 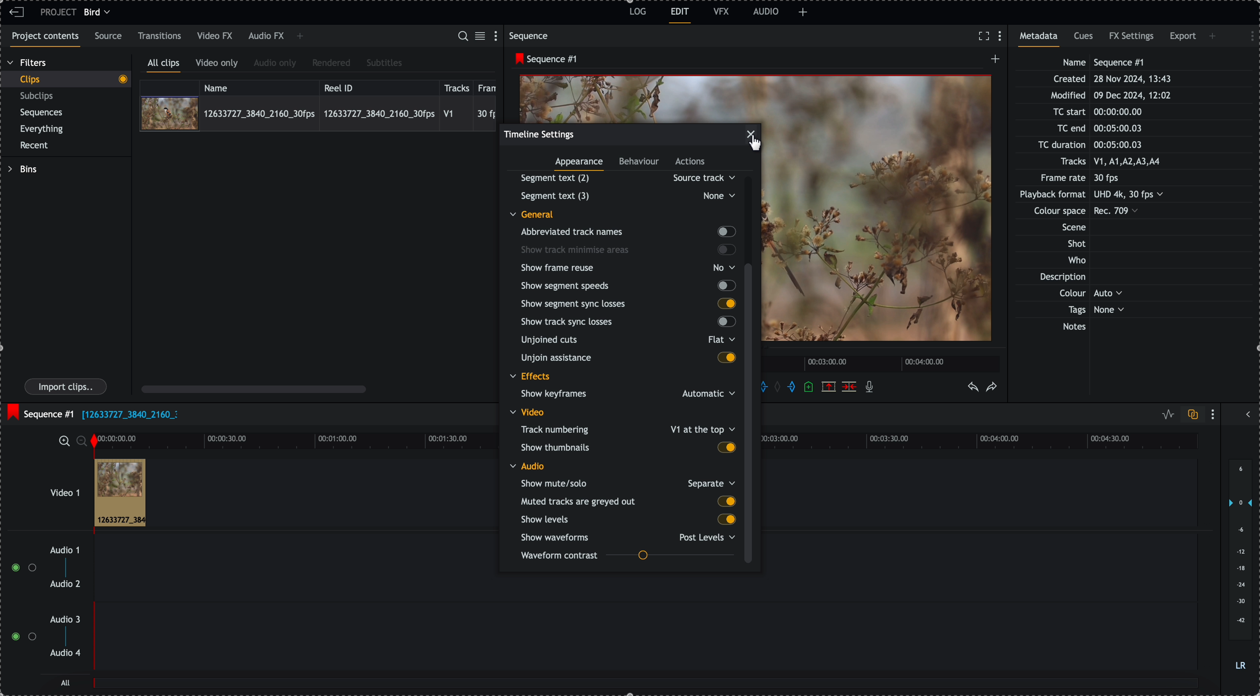 What do you see at coordinates (266, 37) in the screenshot?
I see `audio FX` at bounding box center [266, 37].